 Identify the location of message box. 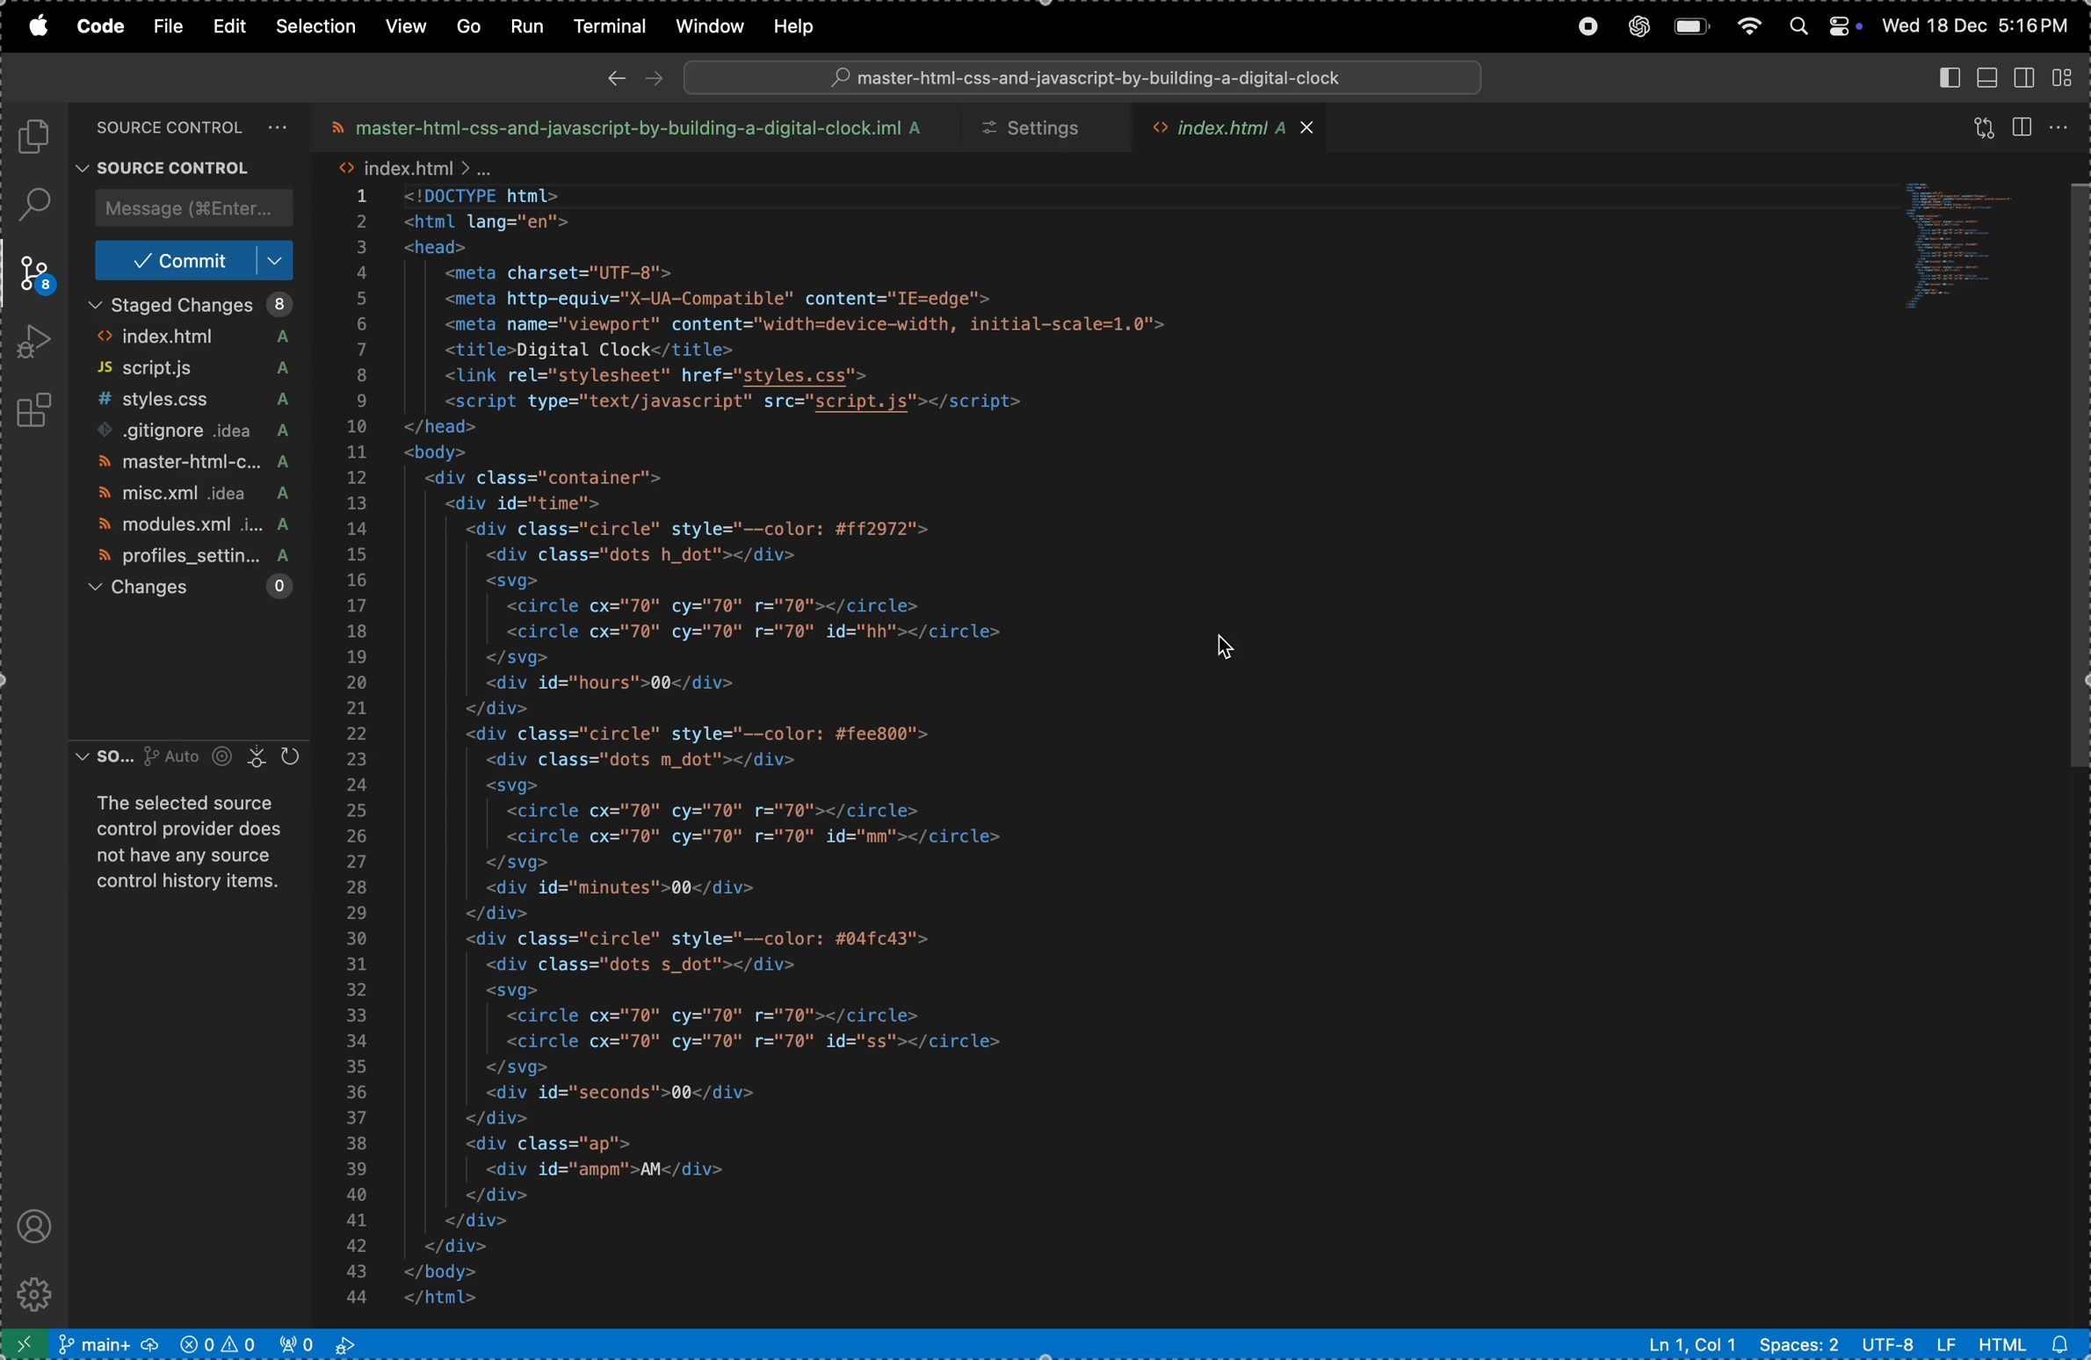
(190, 208).